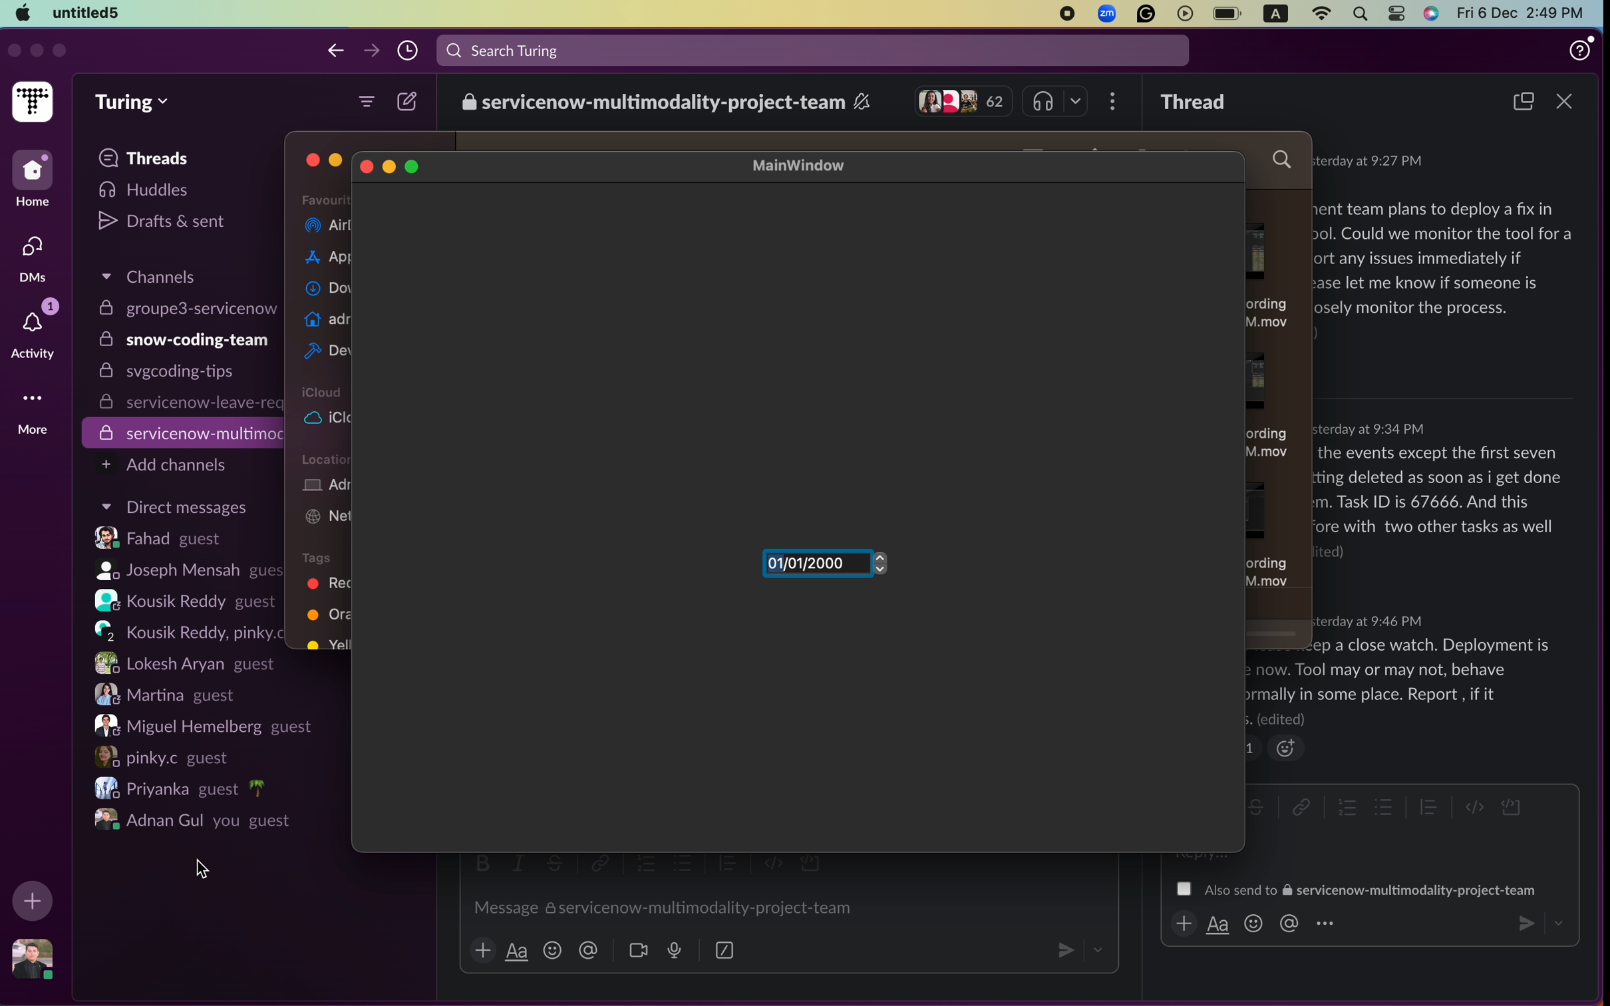  Describe the element at coordinates (366, 167) in the screenshot. I see `close` at that location.